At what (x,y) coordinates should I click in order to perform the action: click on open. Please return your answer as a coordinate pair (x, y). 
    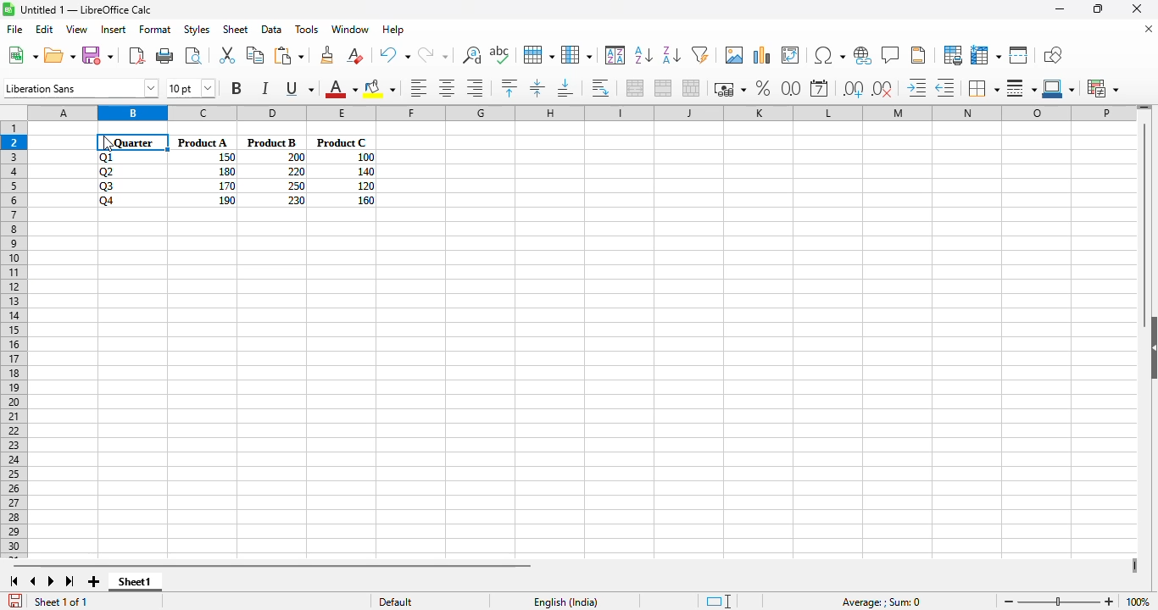
    Looking at the image, I should click on (59, 55).